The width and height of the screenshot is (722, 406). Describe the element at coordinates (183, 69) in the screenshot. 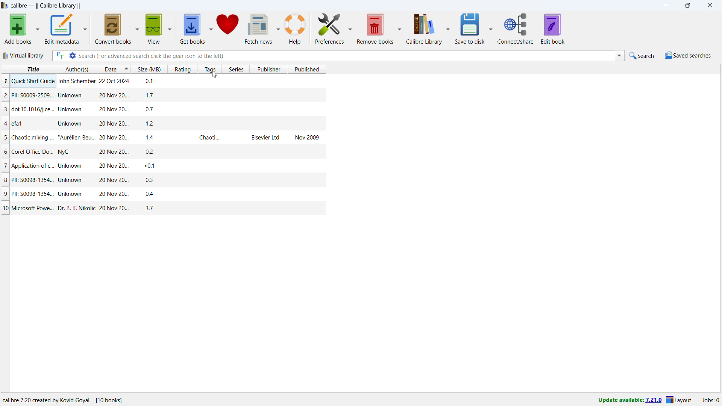

I see `sort by rating` at that location.